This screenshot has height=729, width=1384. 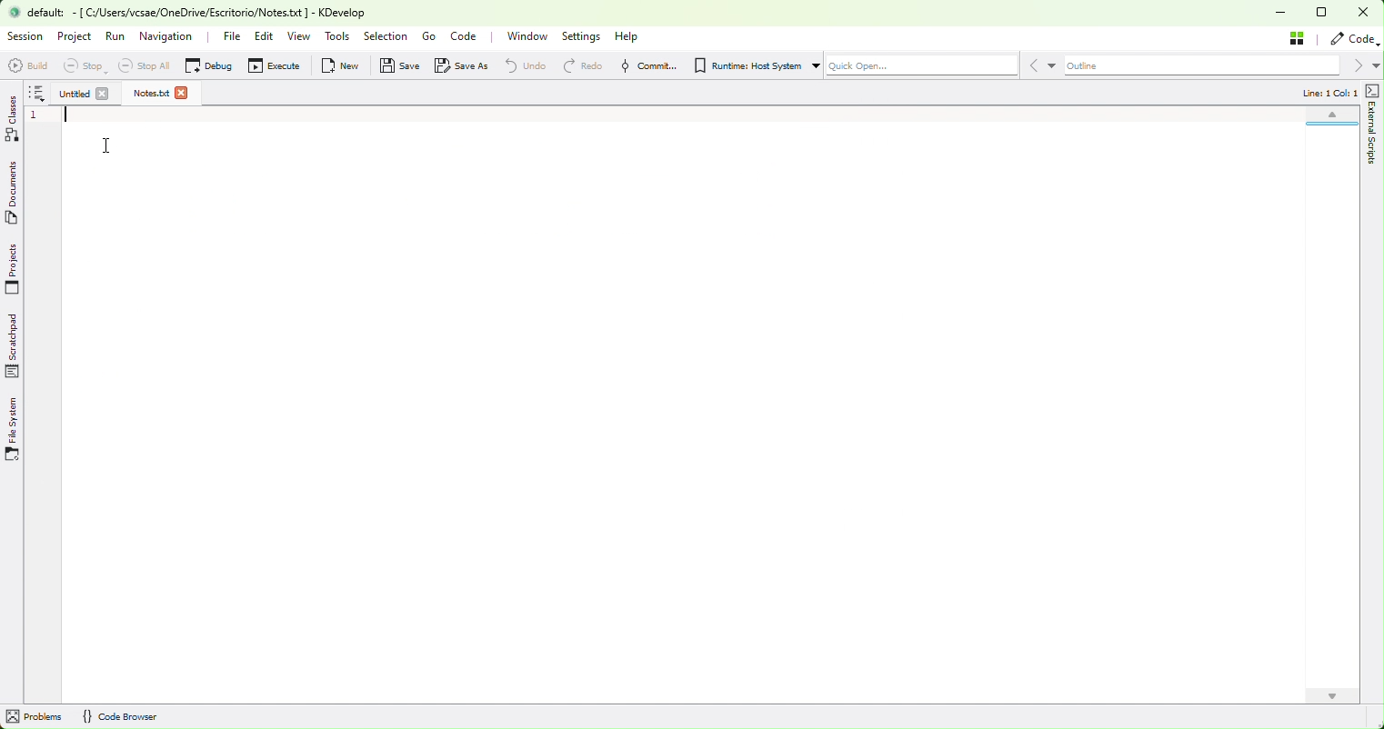 What do you see at coordinates (1328, 14) in the screenshot?
I see `restore` at bounding box center [1328, 14].